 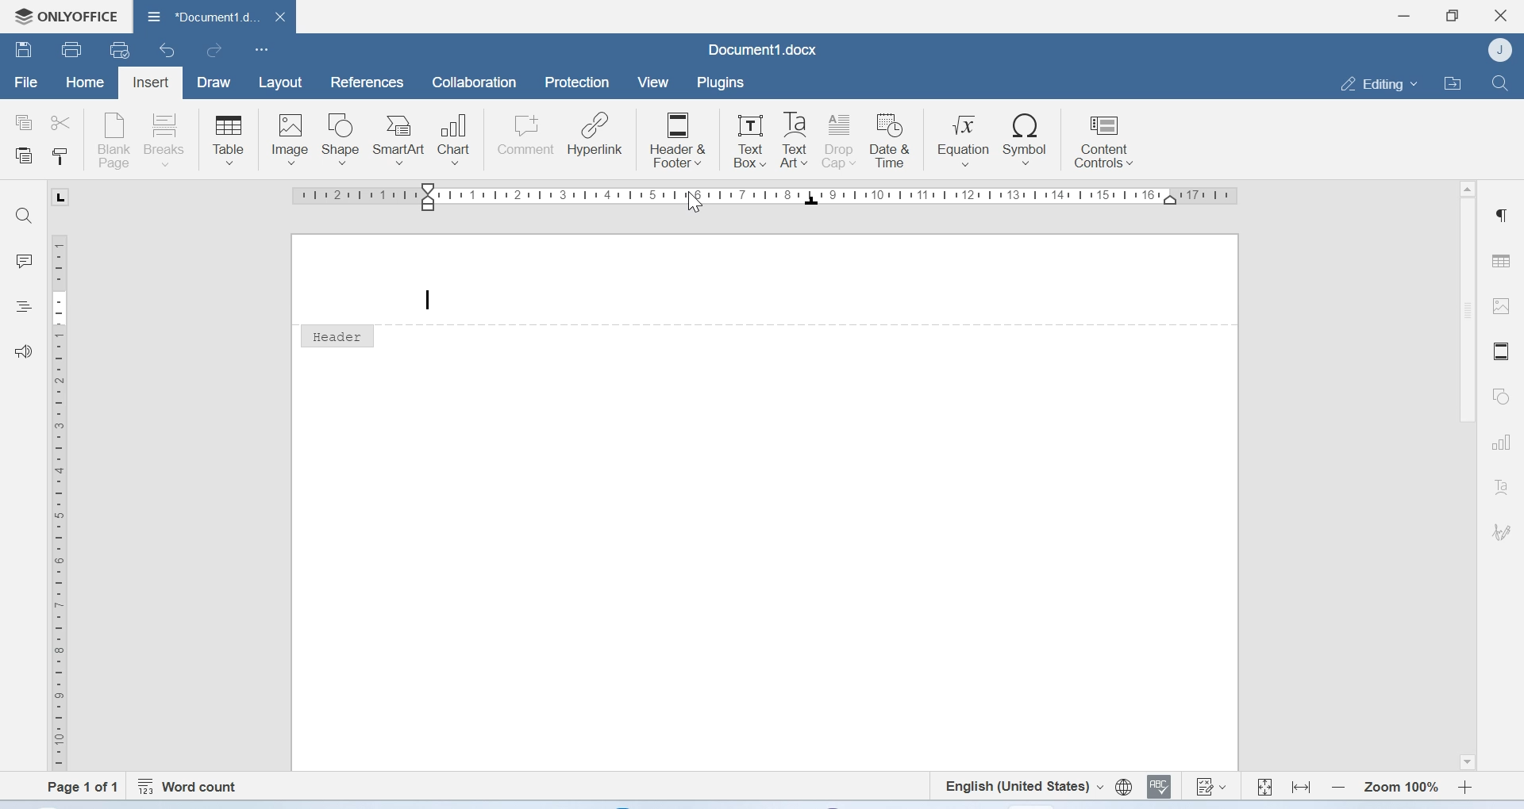 I want to click on Account, so click(x=1500, y=51).